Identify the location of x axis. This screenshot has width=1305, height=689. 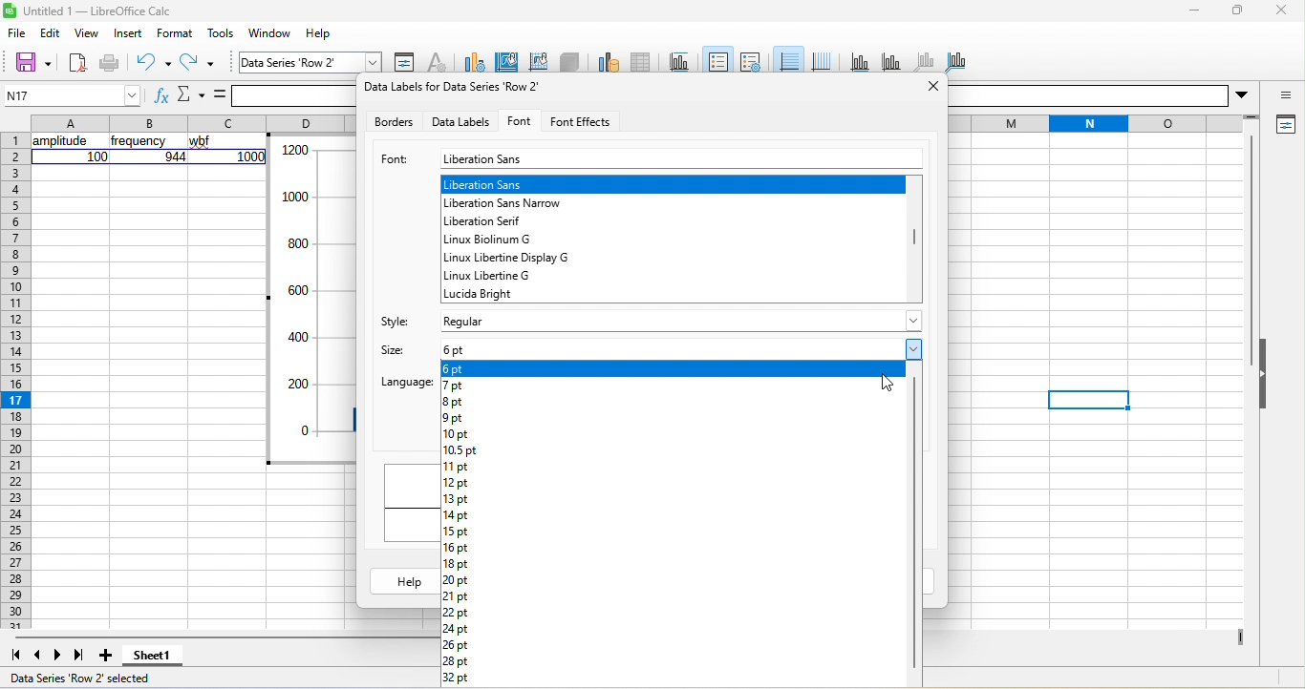
(863, 59).